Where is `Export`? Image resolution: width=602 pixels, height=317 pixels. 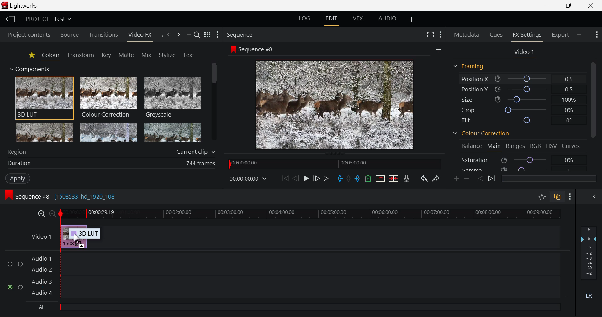 Export is located at coordinates (559, 36).